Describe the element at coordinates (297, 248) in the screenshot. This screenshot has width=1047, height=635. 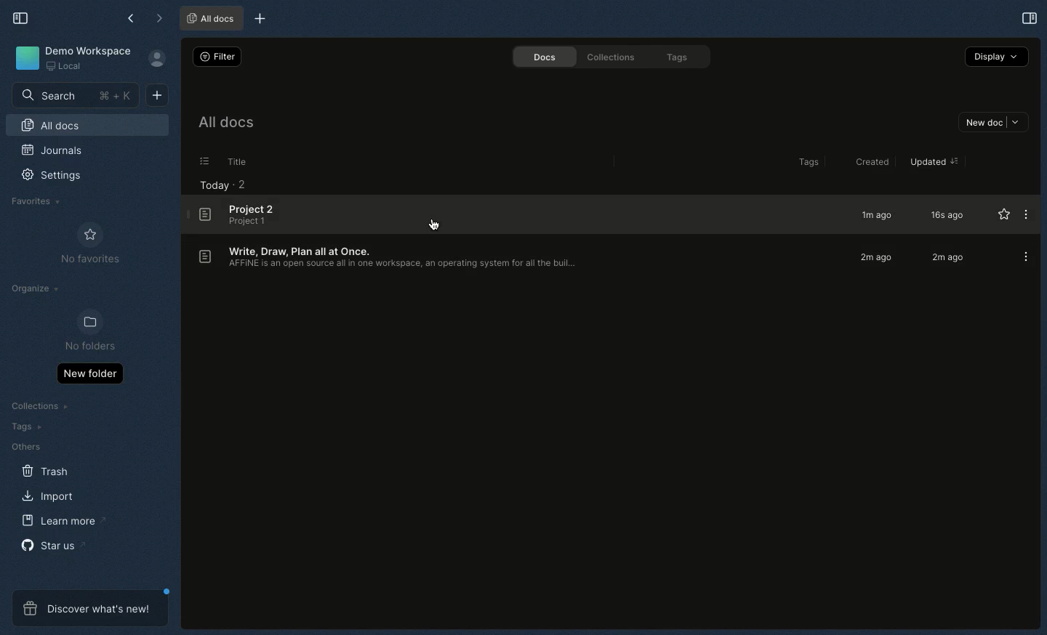
I see `Body` at that location.